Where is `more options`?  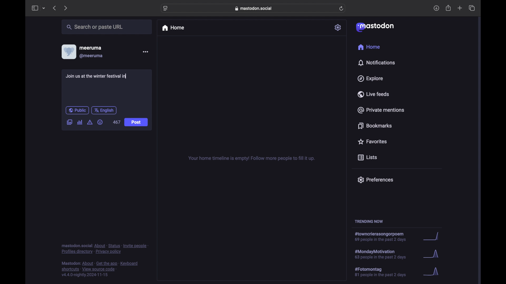 more options is located at coordinates (145, 52).